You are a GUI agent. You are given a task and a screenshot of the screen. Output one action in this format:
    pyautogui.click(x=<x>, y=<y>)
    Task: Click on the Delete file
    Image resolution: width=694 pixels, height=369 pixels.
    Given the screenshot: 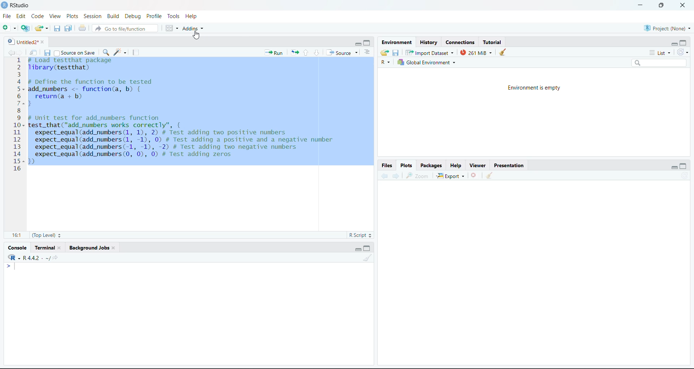 What is the action you would take?
    pyautogui.click(x=475, y=175)
    